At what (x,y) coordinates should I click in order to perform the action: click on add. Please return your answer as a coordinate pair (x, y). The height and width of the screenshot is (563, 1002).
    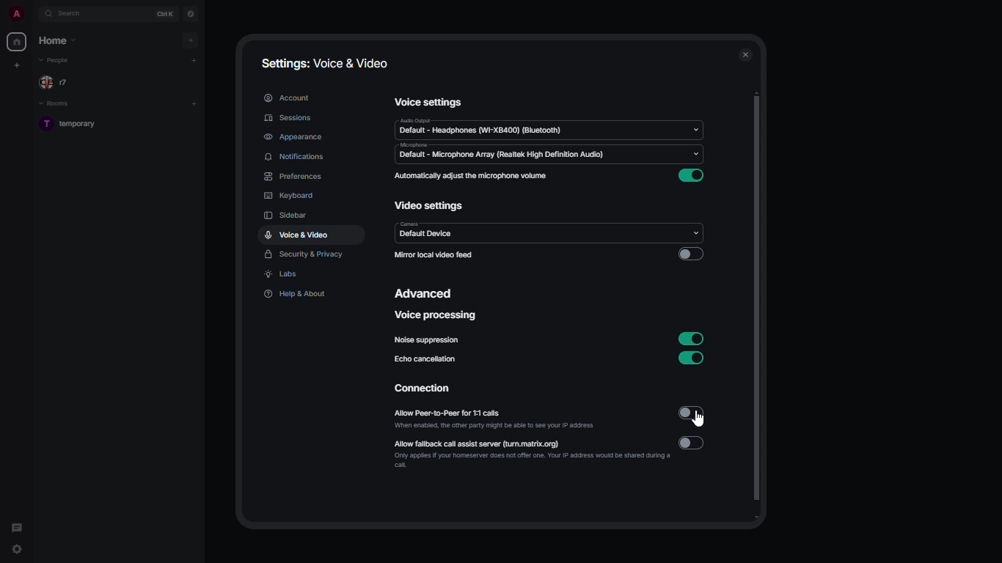
    Looking at the image, I should click on (191, 39).